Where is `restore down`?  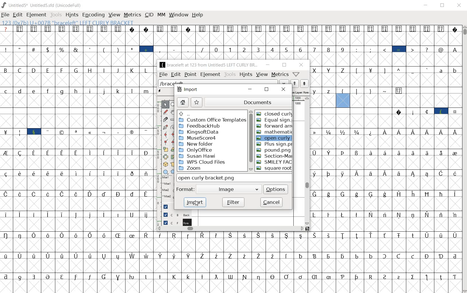
restore down is located at coordinates (266, 90).